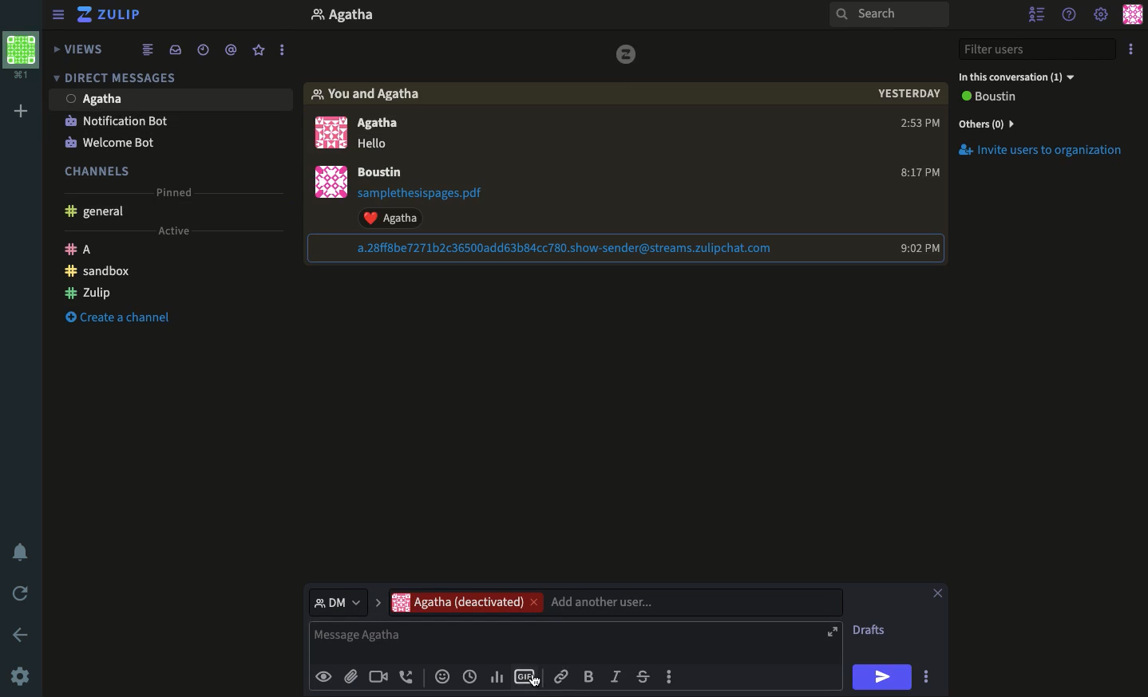  Describe the element at coordinates (444, 675) in the screenshot. I see `Add reaction` at that location.